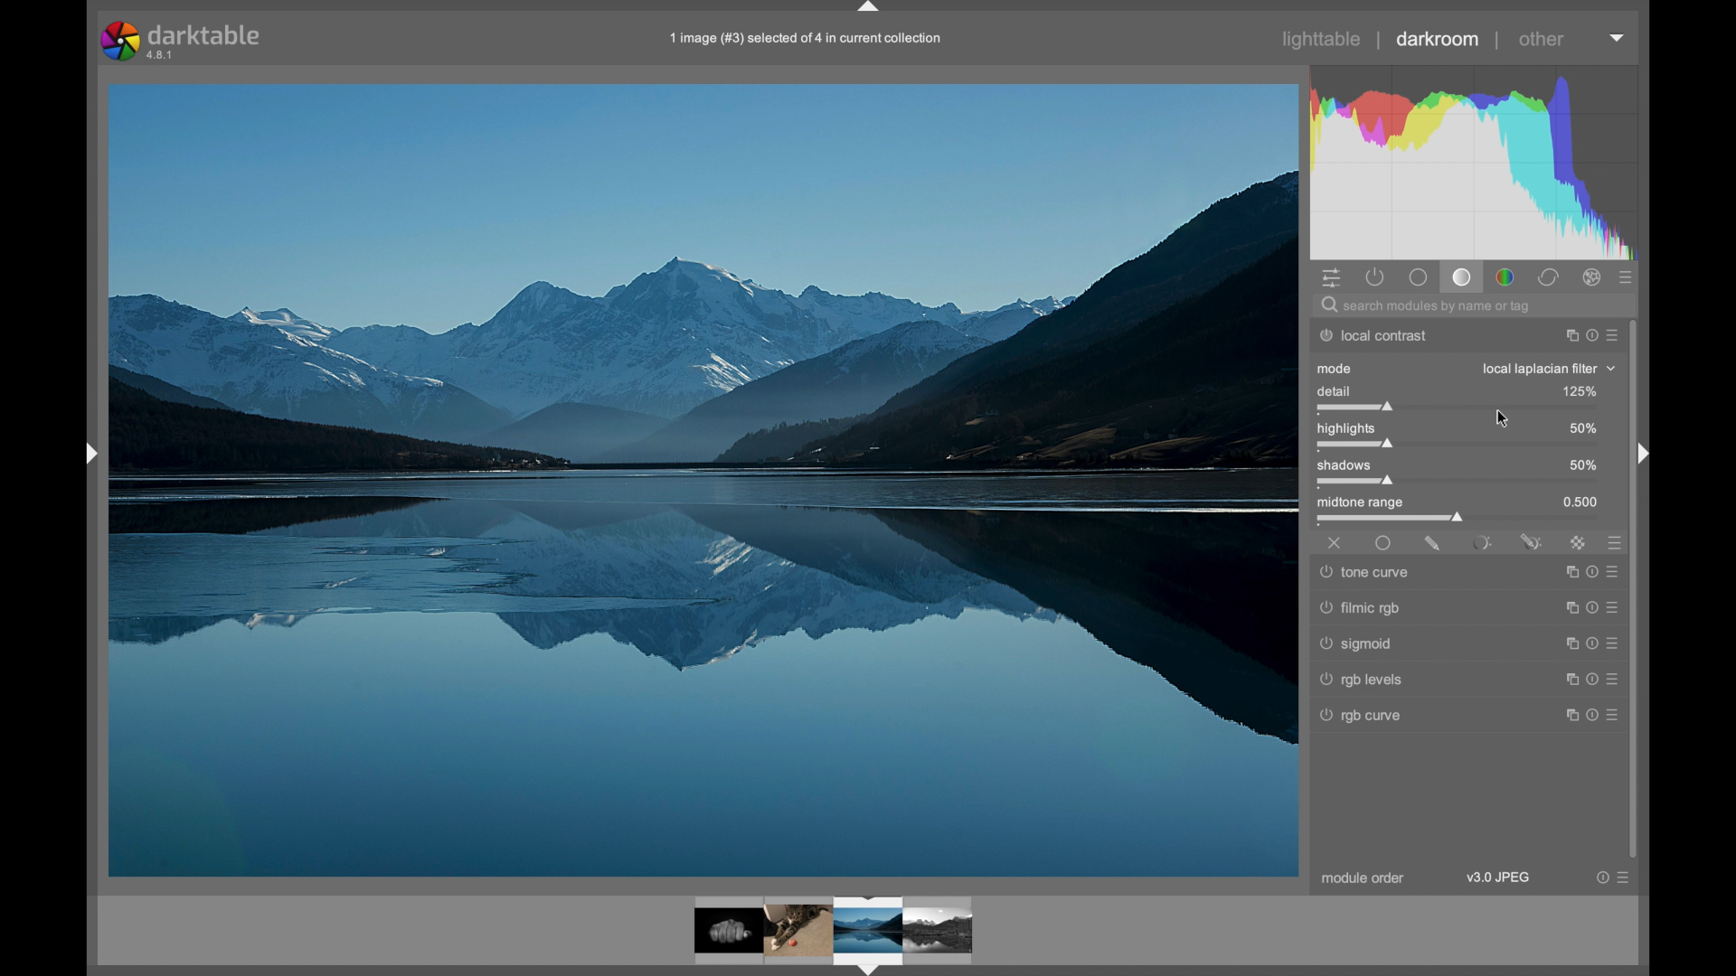 This screenshot has width=1736, height=976. I want to click on presets, so click(1618, 542).